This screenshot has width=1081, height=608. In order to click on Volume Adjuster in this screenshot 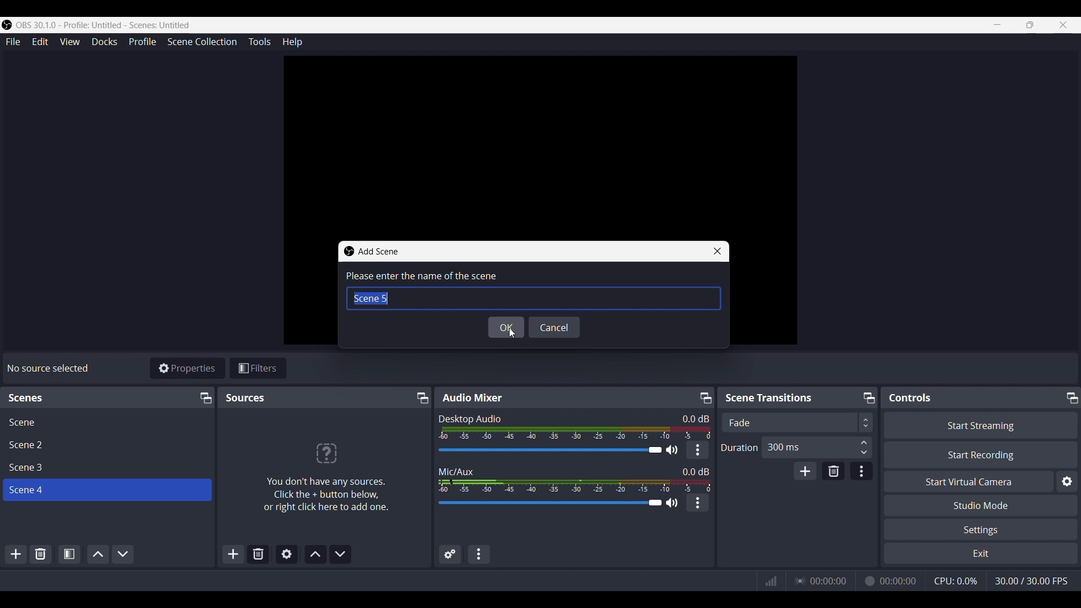, I will do `click(557, 450)`.